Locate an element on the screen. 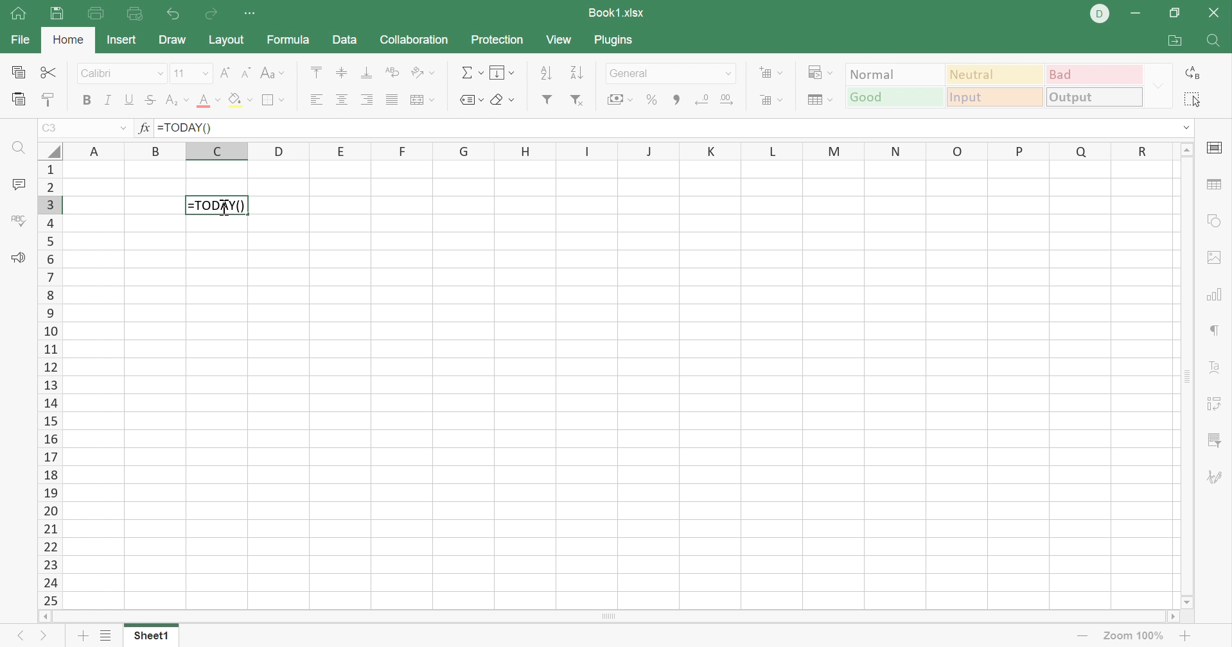 Image resolution: width=1232 pixels, height=647 pixels. Slicer settings is located at coordinates (1214, 440).